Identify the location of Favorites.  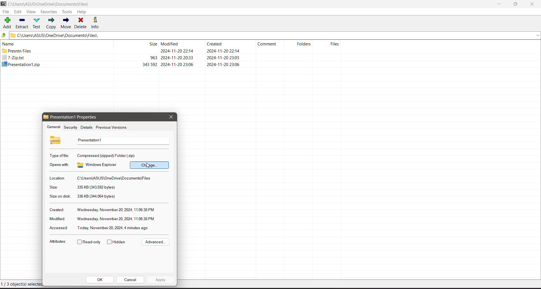
(49, 12).